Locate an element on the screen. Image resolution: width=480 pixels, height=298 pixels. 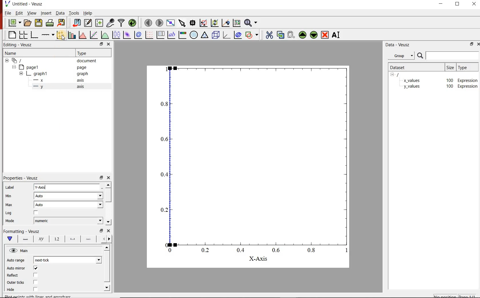
Y-axis is located at coordinates (67, 187).